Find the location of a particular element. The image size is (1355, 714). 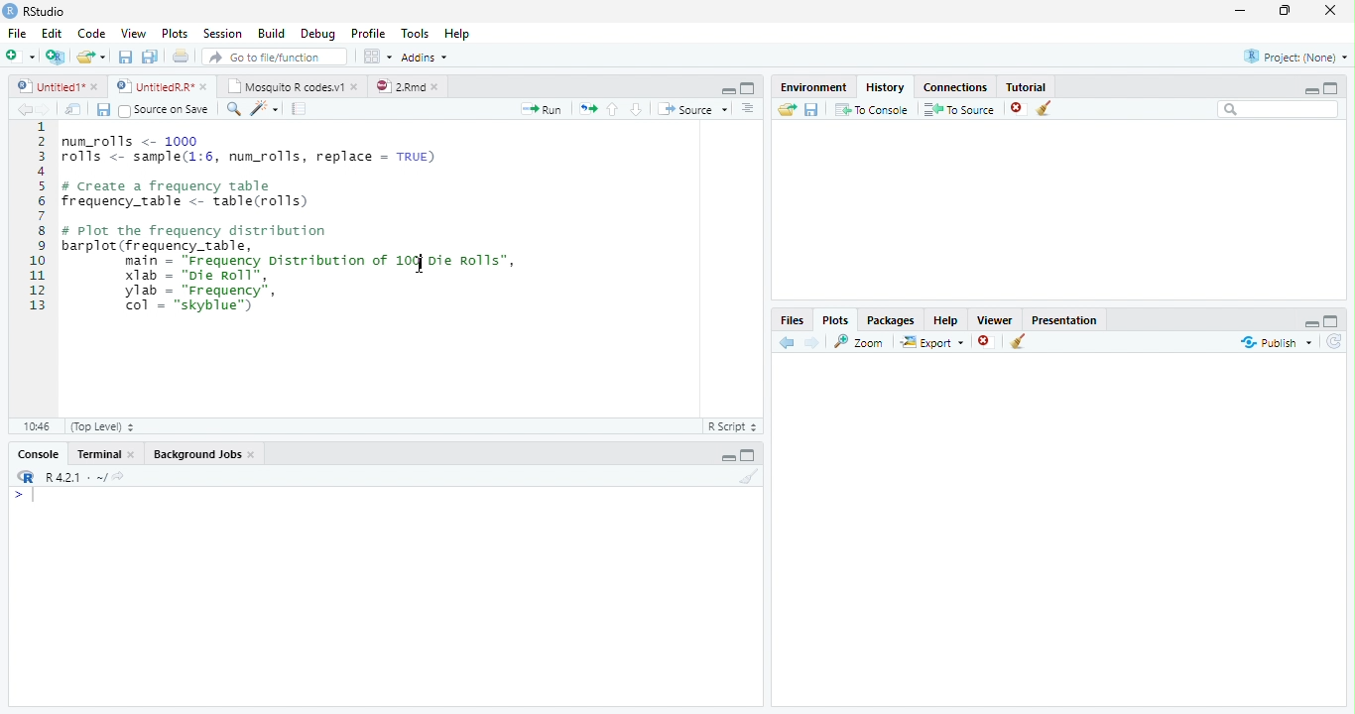

Zoom is located at coordinates (861, 342).